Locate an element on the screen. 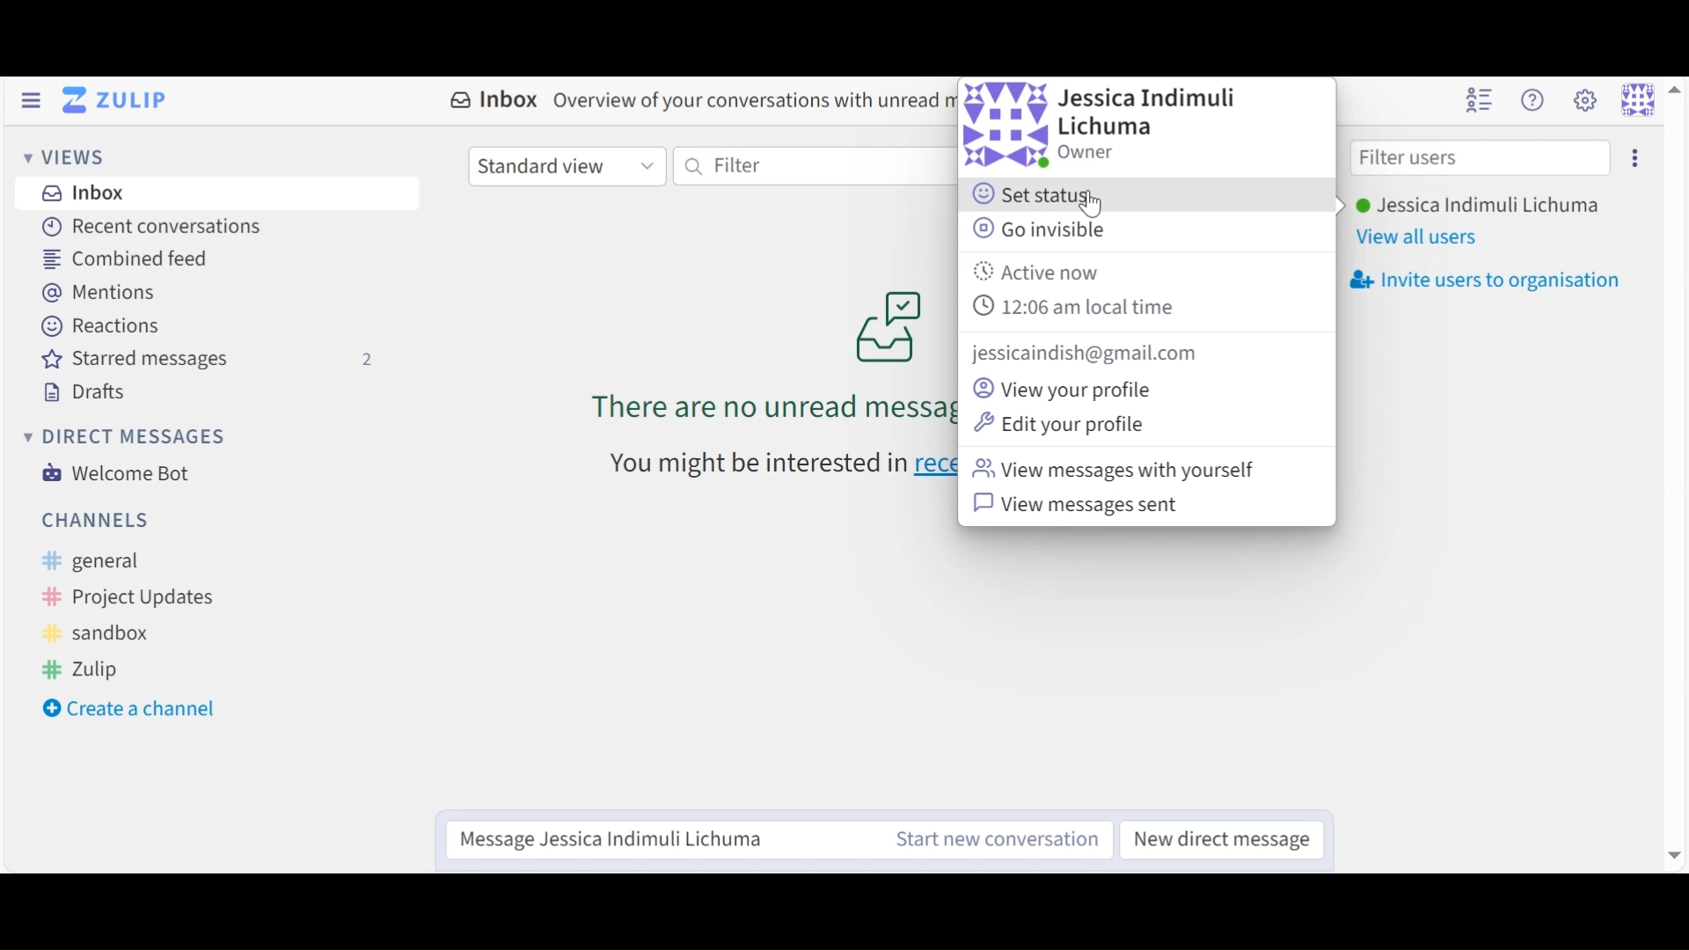  Cursor is located at coordinates (1094, 203).